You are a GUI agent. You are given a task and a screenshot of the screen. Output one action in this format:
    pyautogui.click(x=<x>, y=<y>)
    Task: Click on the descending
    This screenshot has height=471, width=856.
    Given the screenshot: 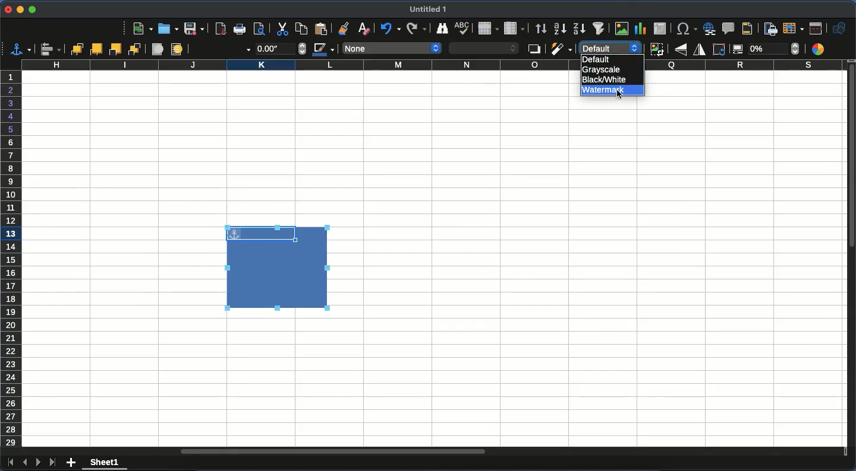 What is the action you would take?
    pyautogui.click(x=579, y=28)
    